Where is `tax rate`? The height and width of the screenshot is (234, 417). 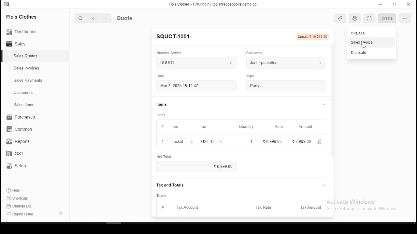 tax rate is located at coordinates (264, 207).